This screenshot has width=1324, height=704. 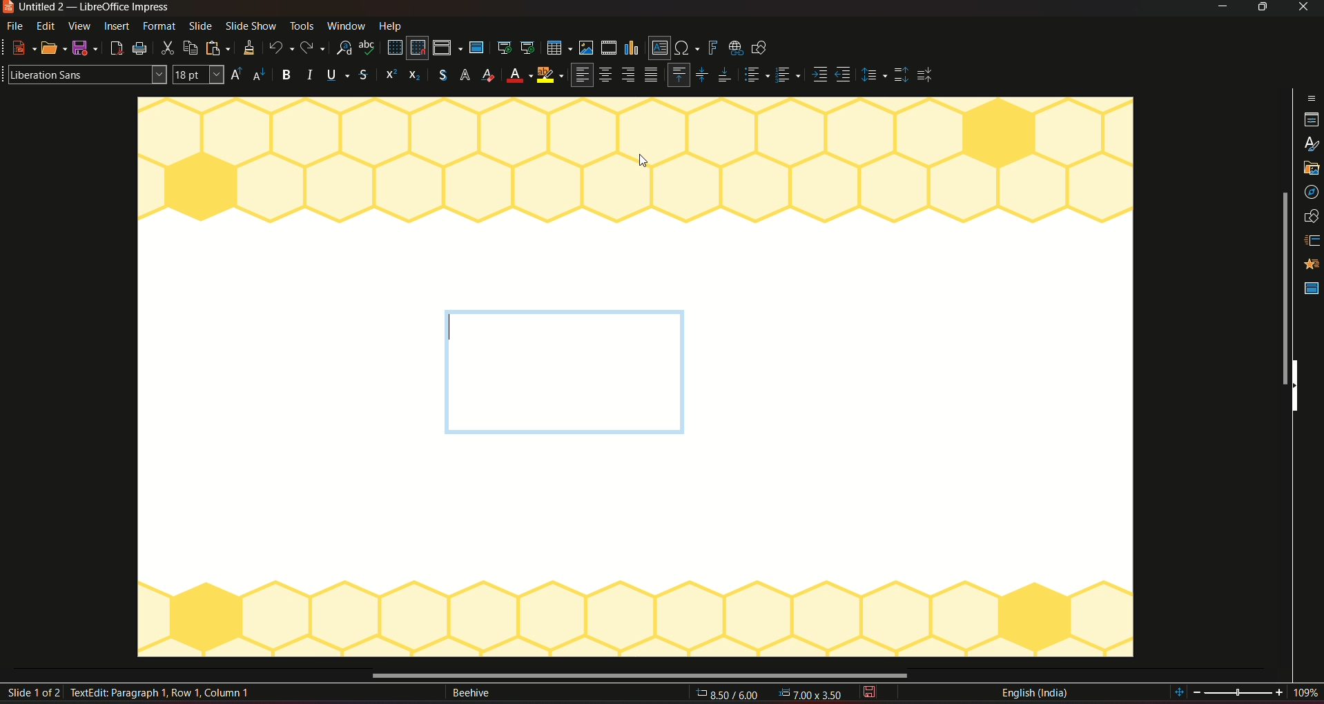 I want to click on dimensions 0.00*0.00, so click(x=812, y=695).